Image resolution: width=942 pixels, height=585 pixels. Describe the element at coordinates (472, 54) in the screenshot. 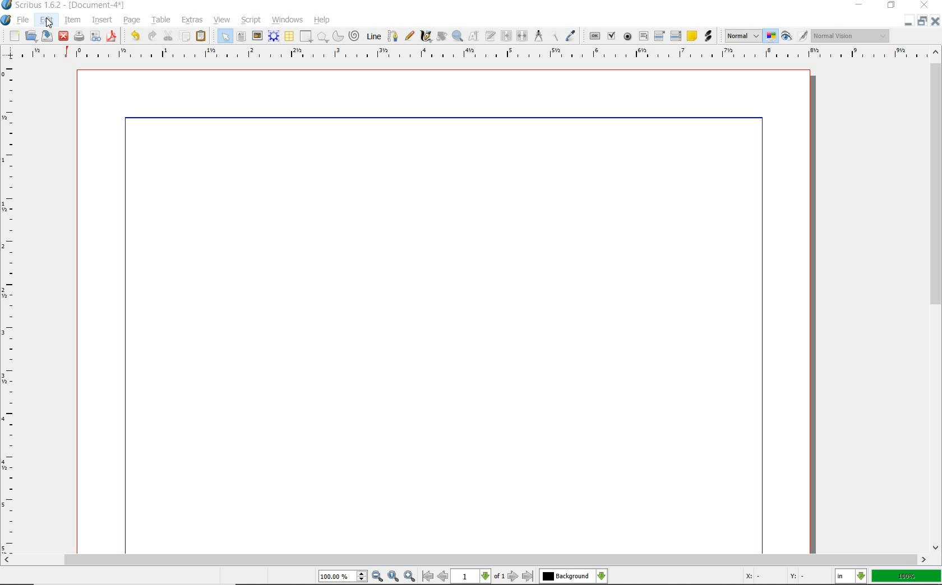

I see `ruler` at that location.